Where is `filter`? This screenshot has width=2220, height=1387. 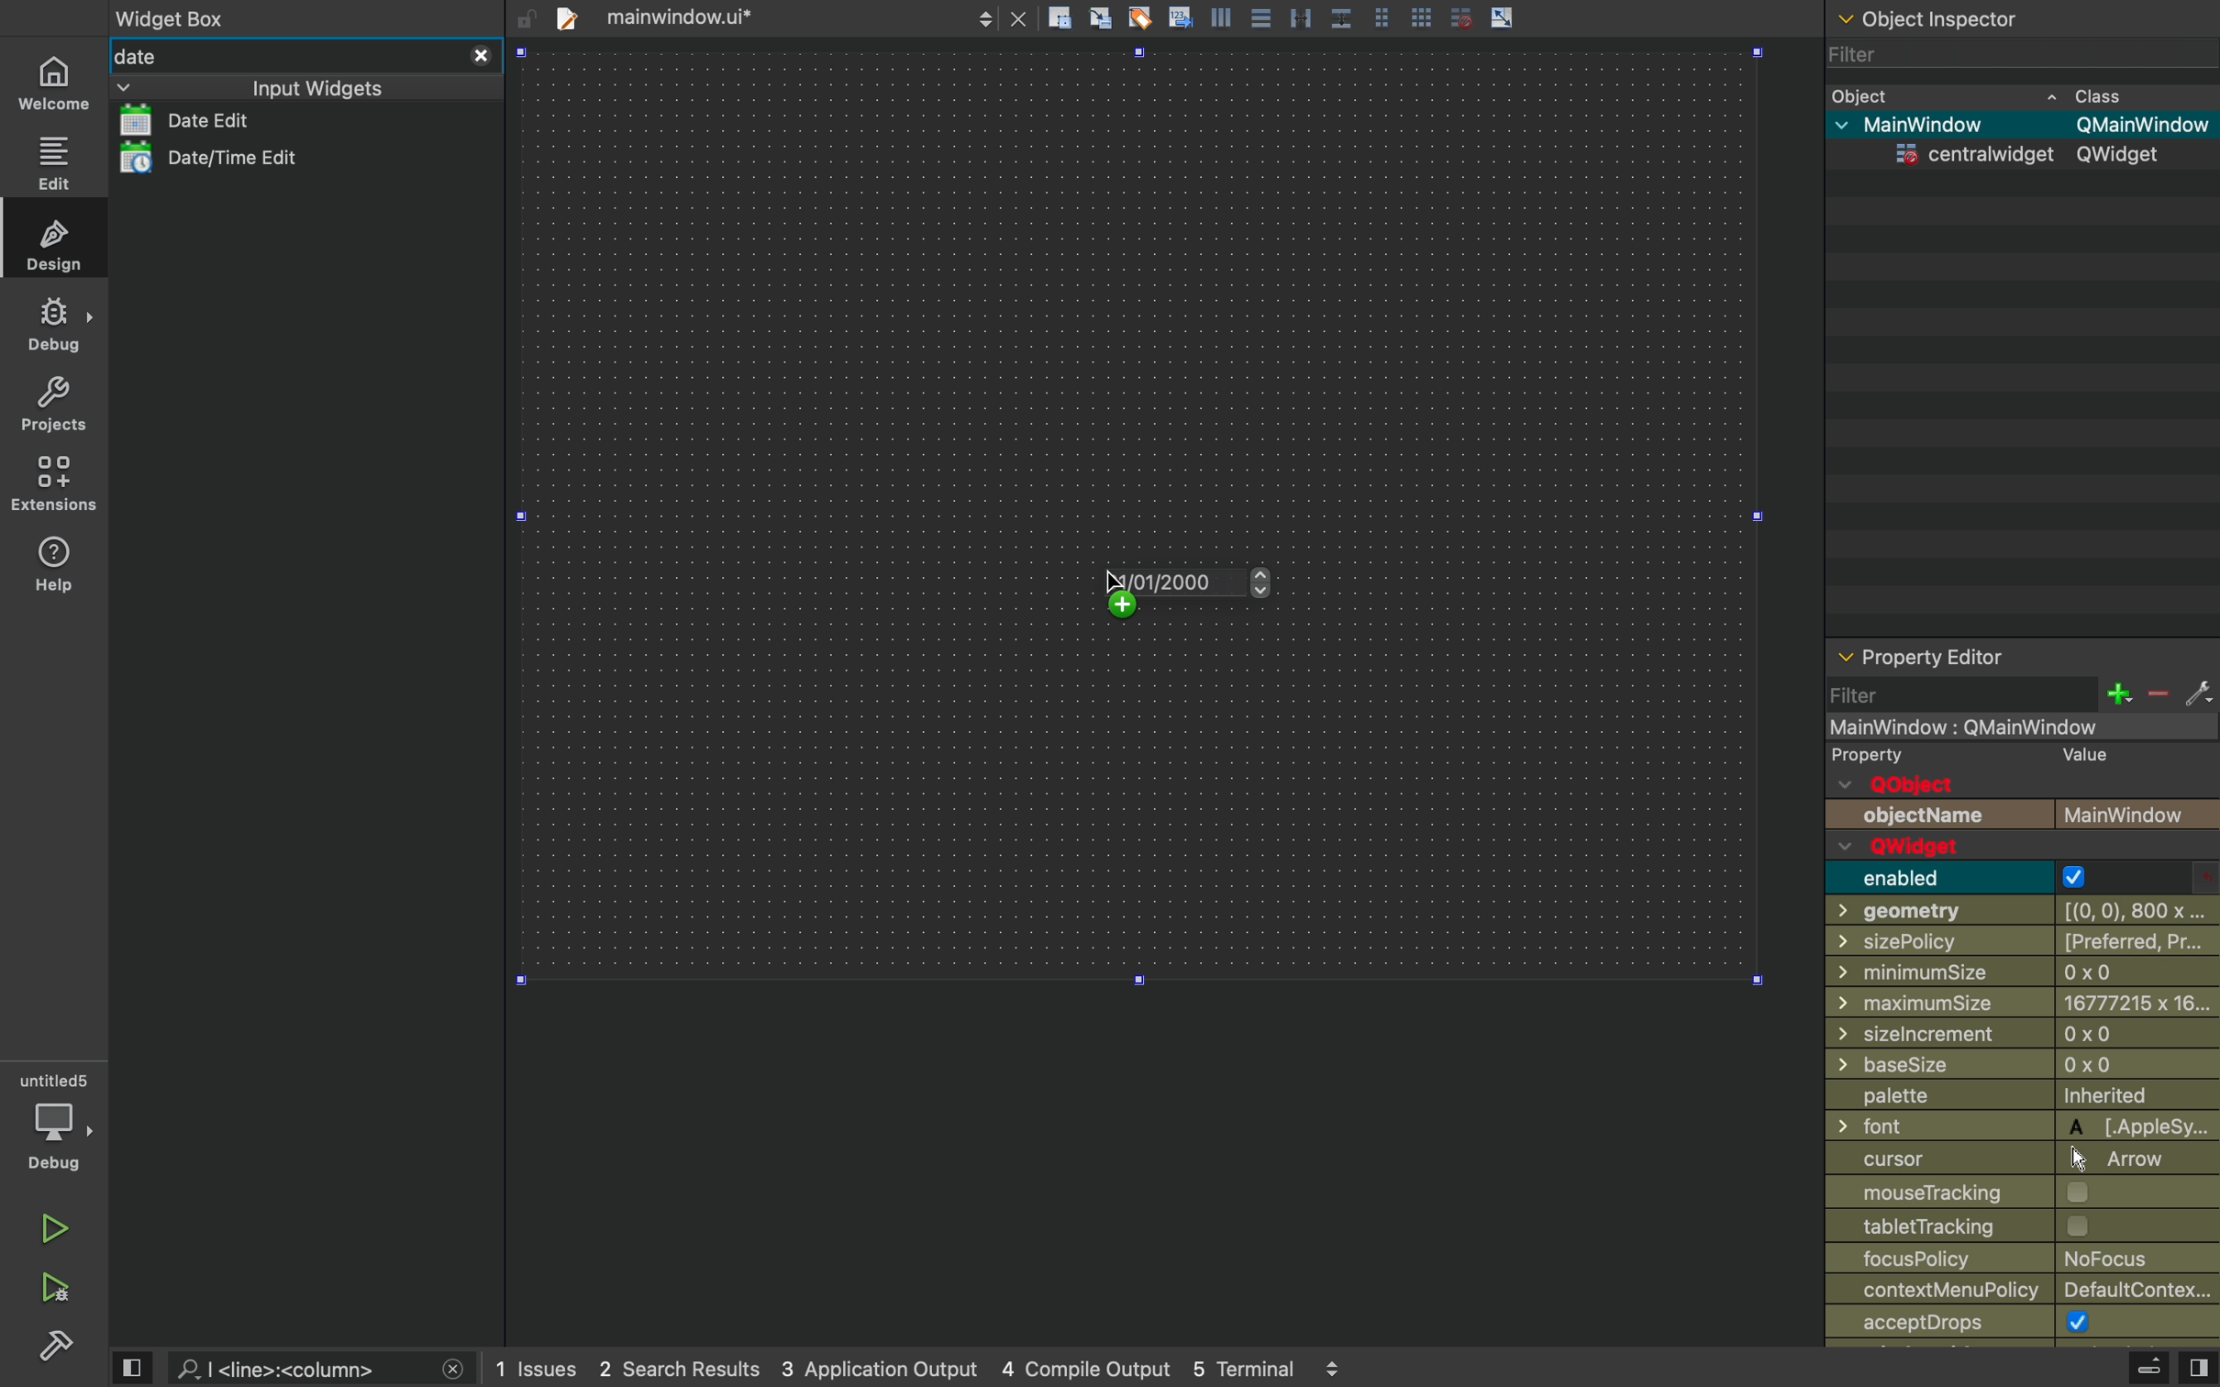
filter is located at coordinates (1959, 693).